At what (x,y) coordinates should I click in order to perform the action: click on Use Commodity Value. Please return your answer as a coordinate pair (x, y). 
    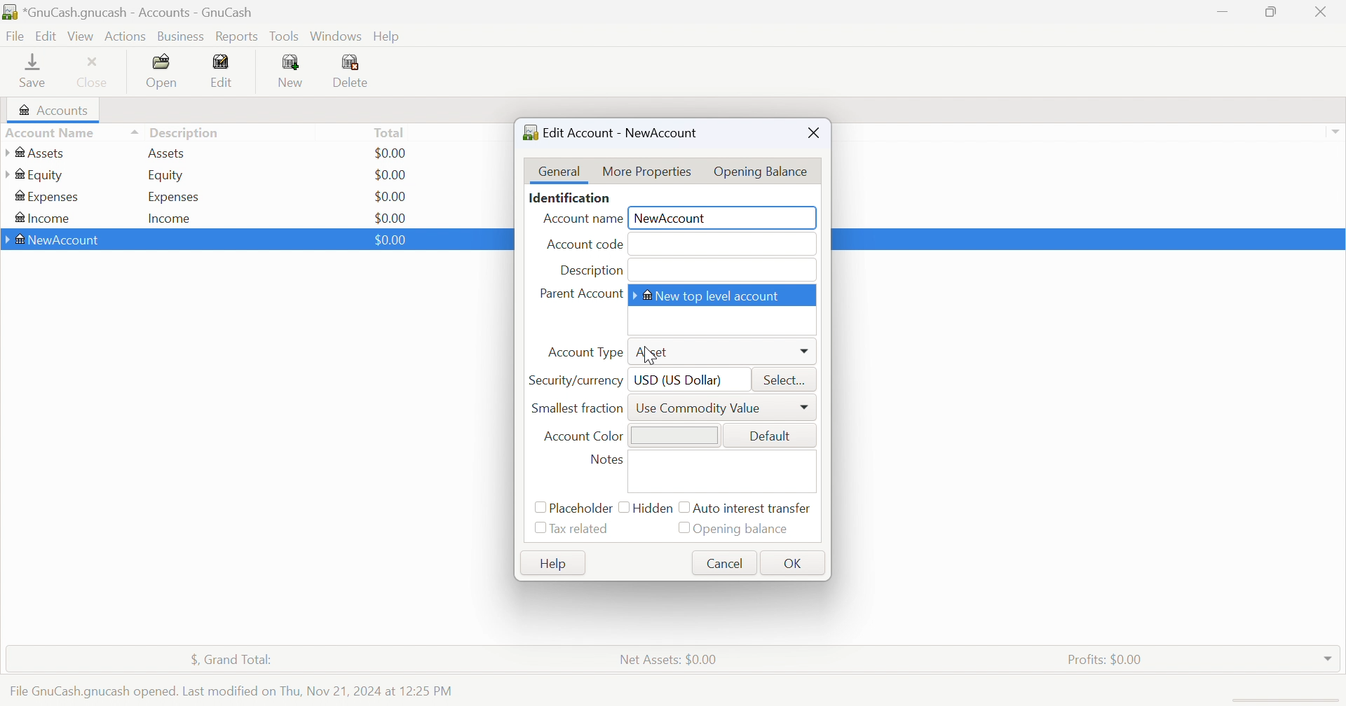
    Looking at the image, I should click on (704, 408).